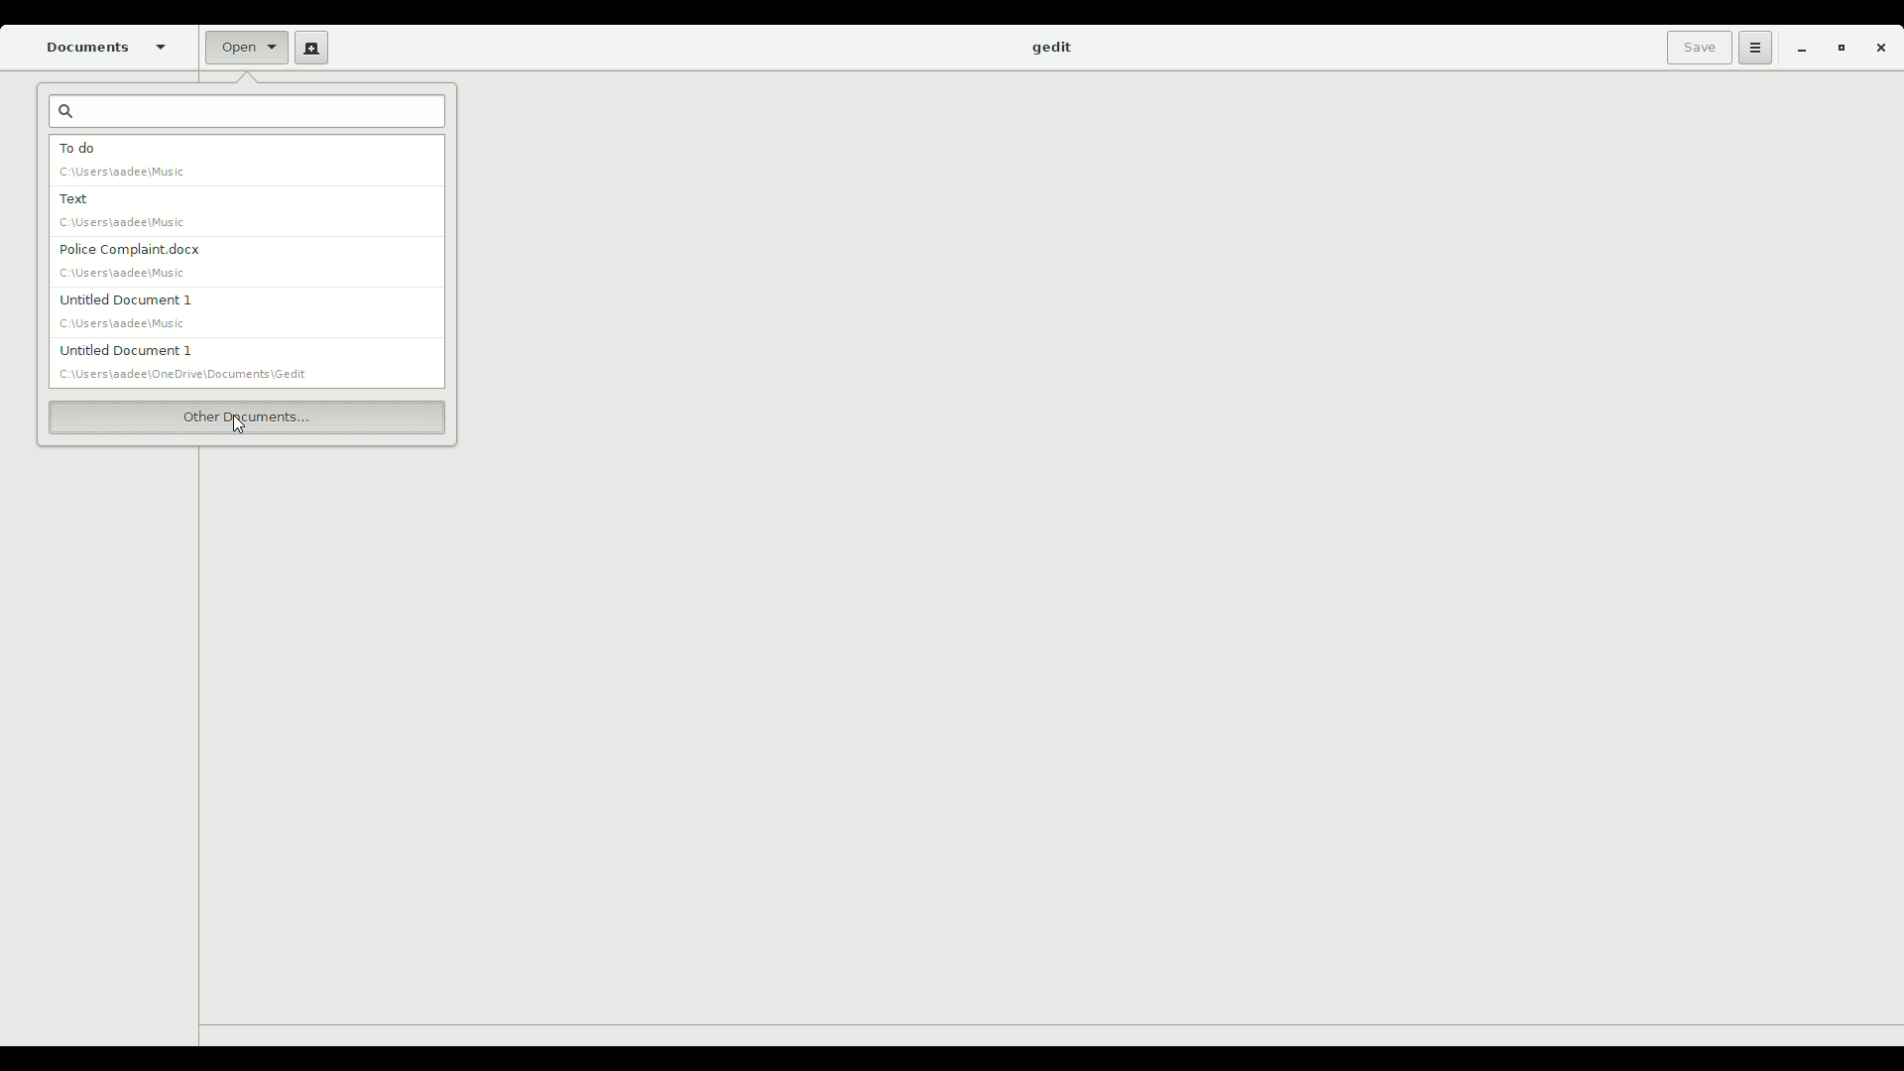  What do you see at coordinates (1752, 48) in the screenshot?
I see `Options` at bounding box center [1752, 48].